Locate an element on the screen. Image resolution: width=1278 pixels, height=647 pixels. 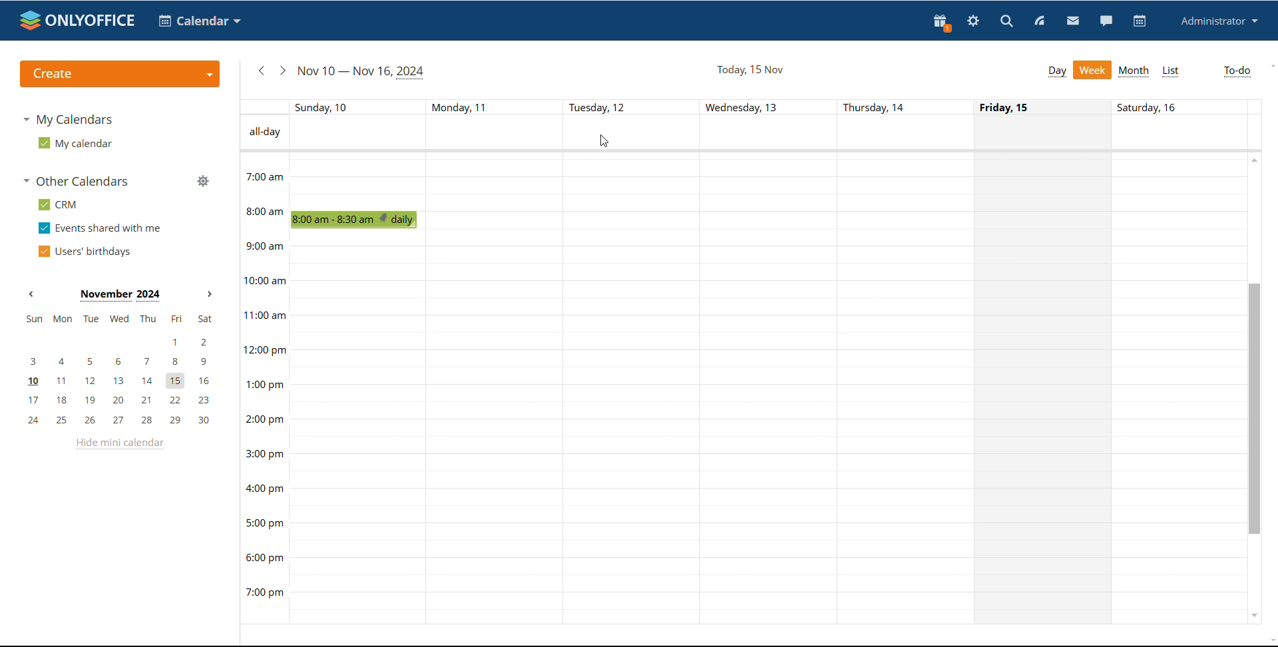
timeline is located at coordinates (263, 387).